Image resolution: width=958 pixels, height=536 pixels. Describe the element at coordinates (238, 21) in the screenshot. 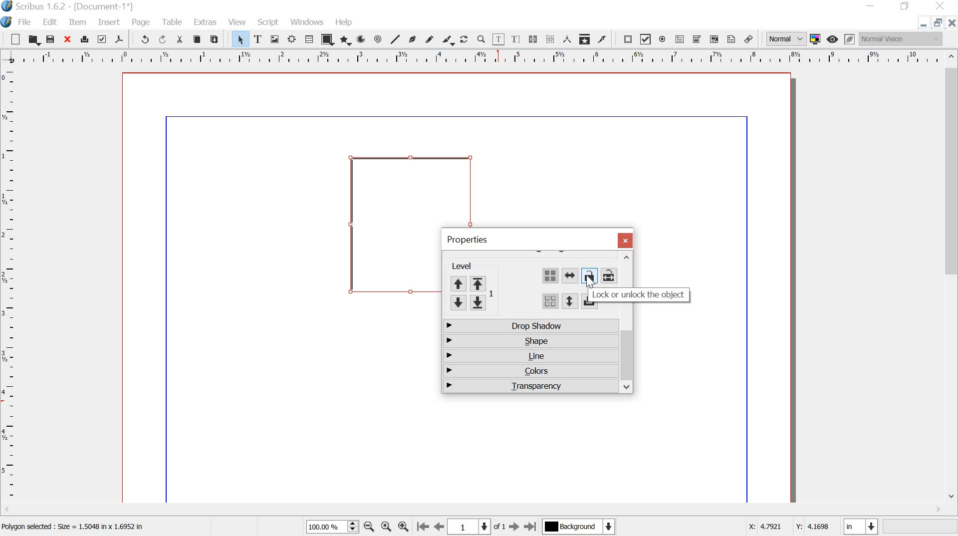

I see `view` at that location.